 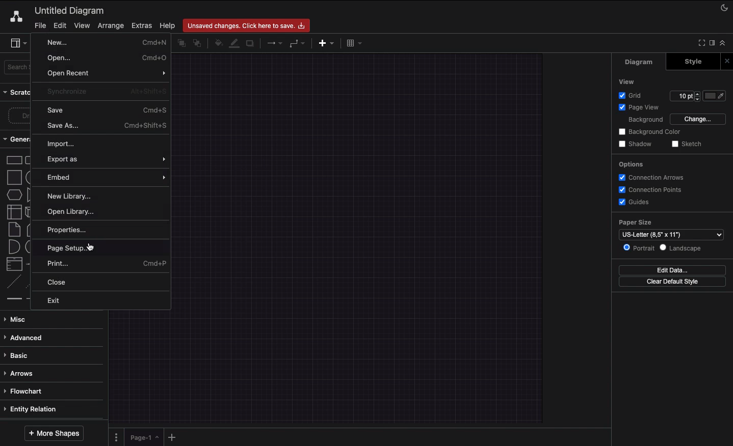 What do you see at coordinates (353, 42) in the screenshot?
I see `Table` at bounding box center [353, 42].